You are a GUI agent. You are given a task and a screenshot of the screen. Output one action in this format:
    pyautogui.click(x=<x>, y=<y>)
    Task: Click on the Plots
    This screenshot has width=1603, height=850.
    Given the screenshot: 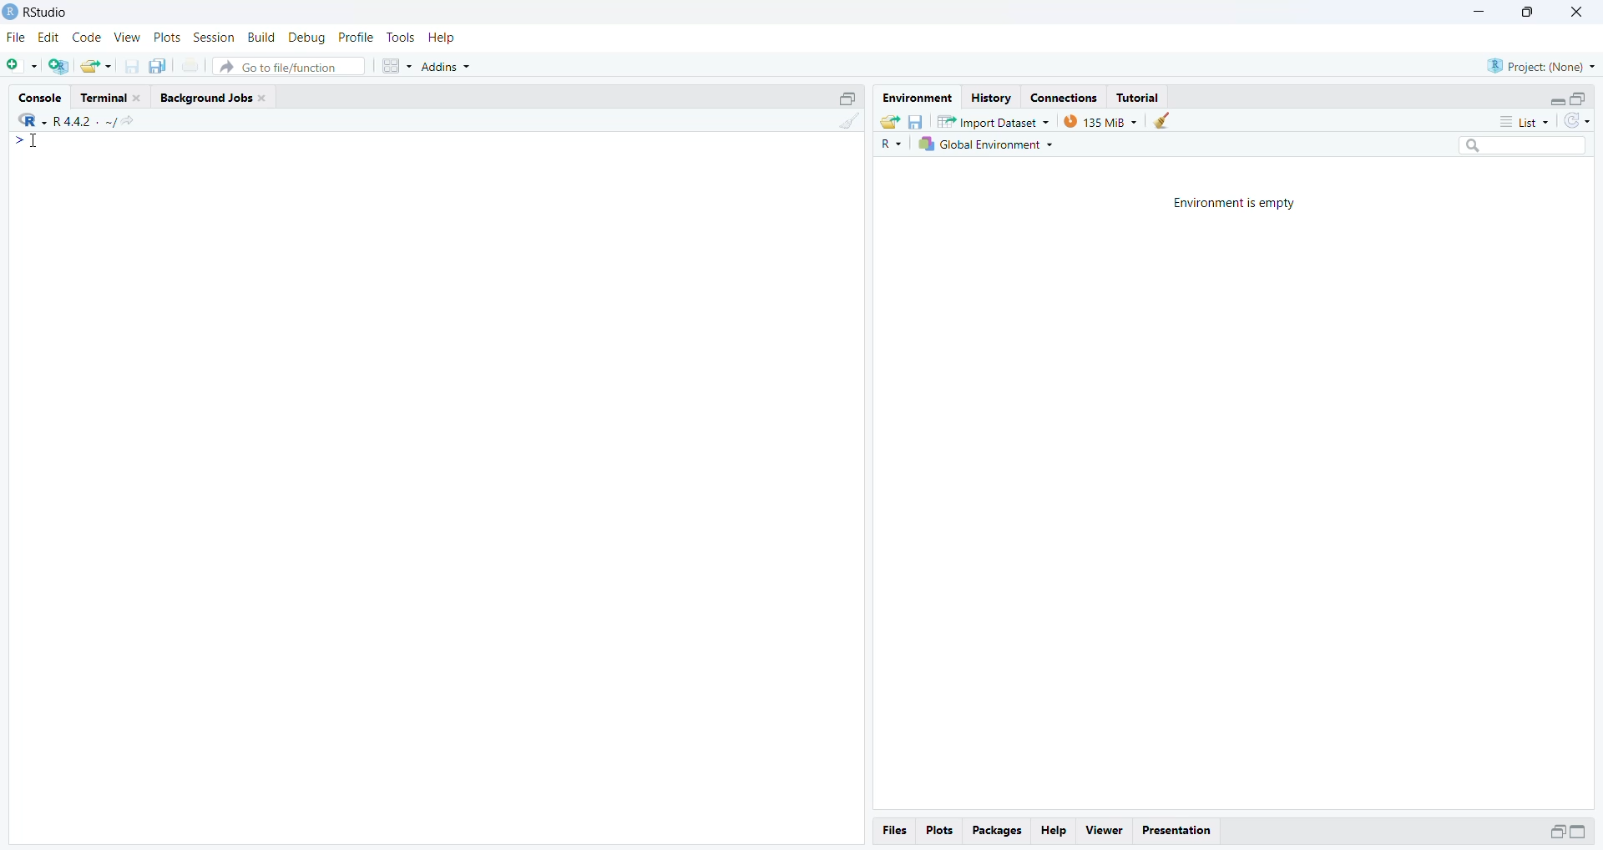 What is the action you would take?
    pyautogui.click(x=943, y=832)
    